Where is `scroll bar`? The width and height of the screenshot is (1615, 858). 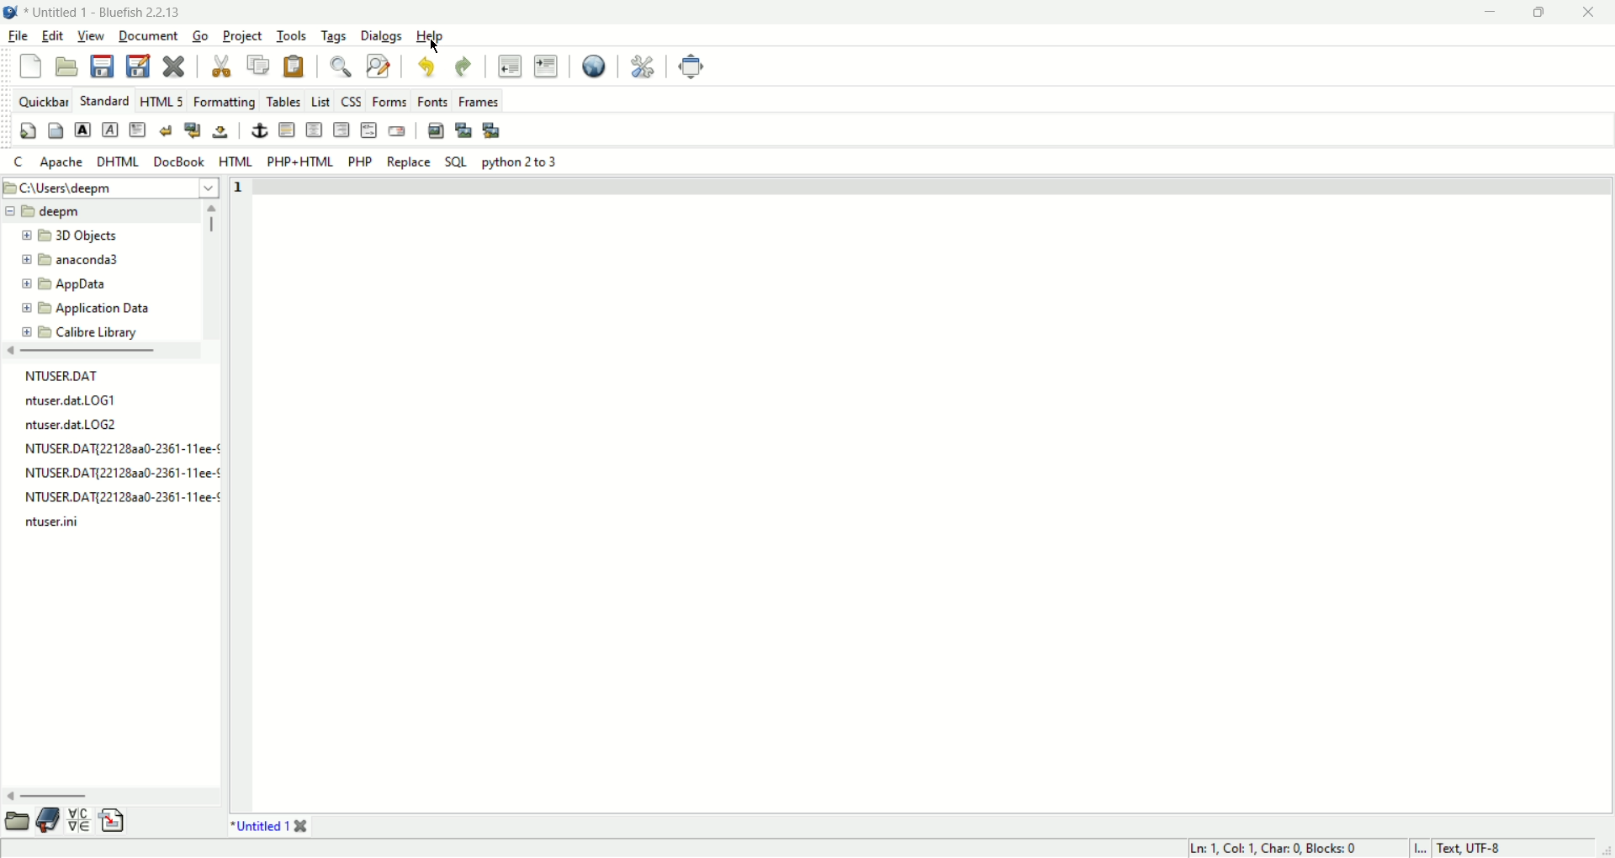 scroll bar is located at coordinates (213, 269).